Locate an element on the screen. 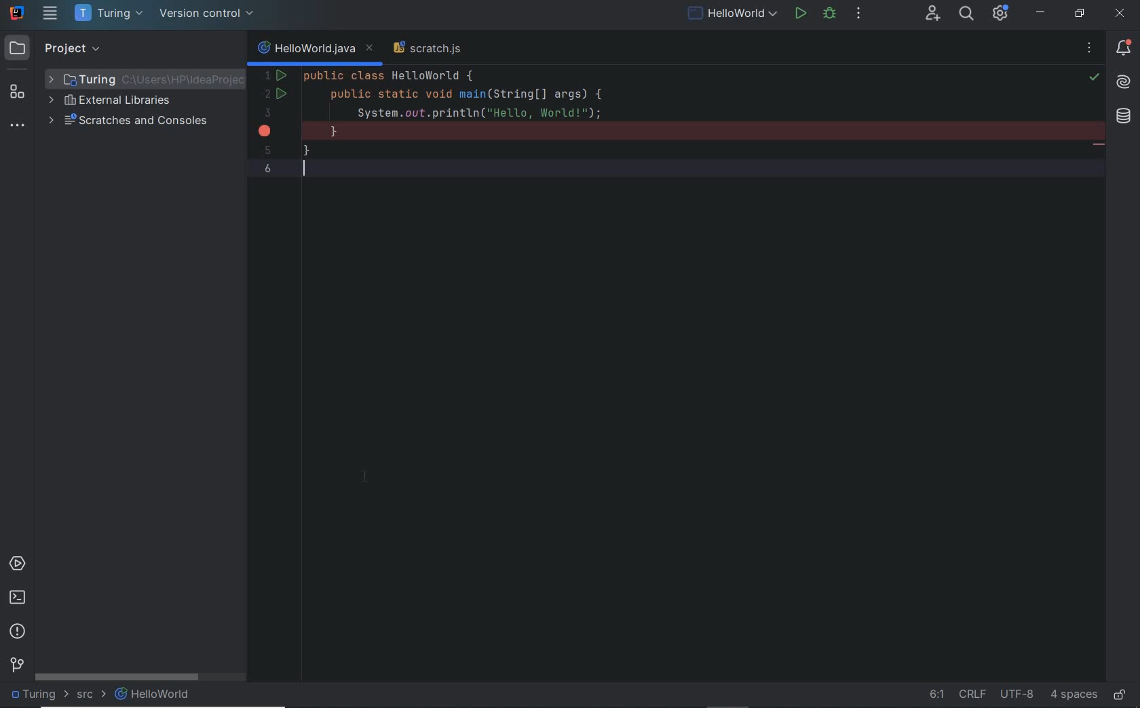 The height and width of the screenshot is (708, 1140). structure is located at coordinates (16, 92).